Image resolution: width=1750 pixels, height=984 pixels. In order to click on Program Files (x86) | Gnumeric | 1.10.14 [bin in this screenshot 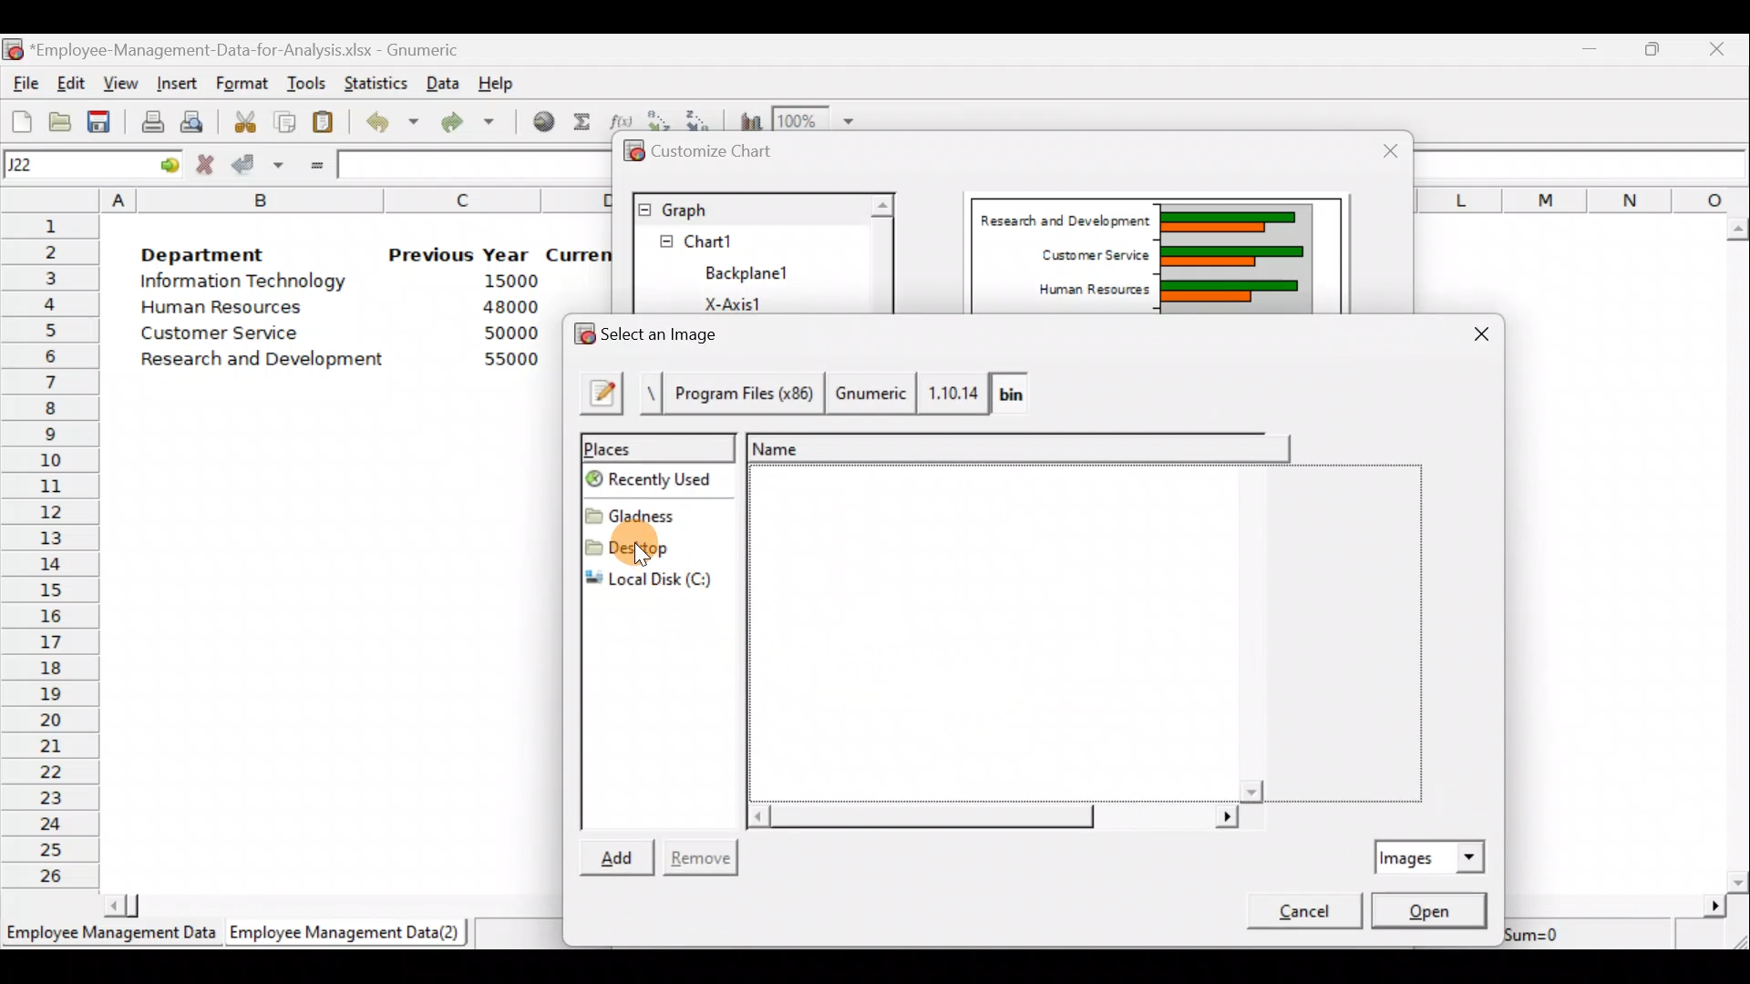, I will do `click(849, 392)`.